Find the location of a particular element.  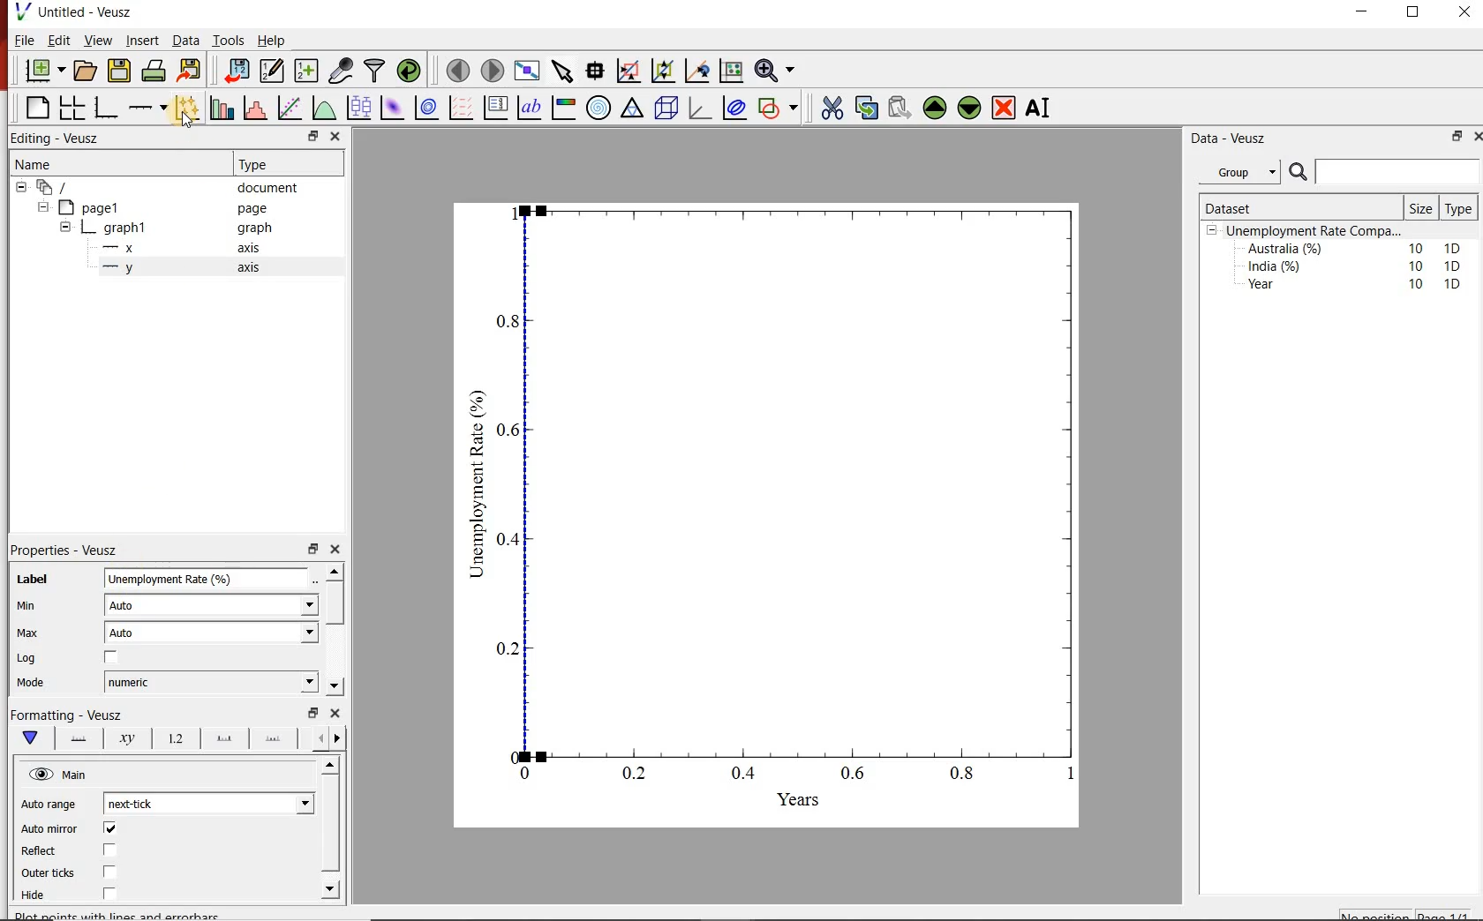

caputure remote data is located at coordinates (343, 70).